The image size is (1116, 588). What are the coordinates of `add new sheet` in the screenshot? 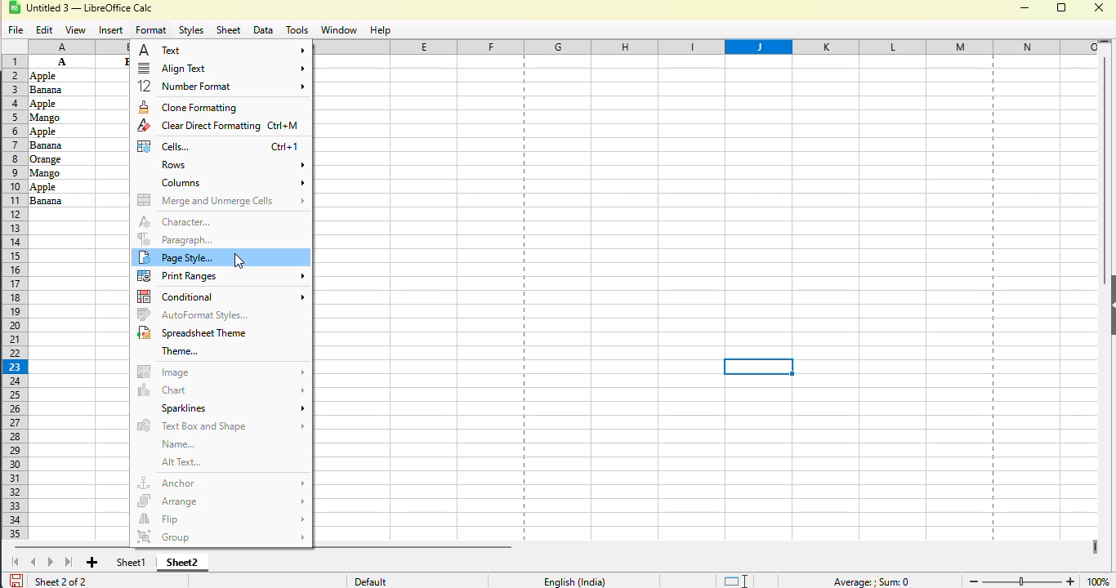 It's located at (93, 563).